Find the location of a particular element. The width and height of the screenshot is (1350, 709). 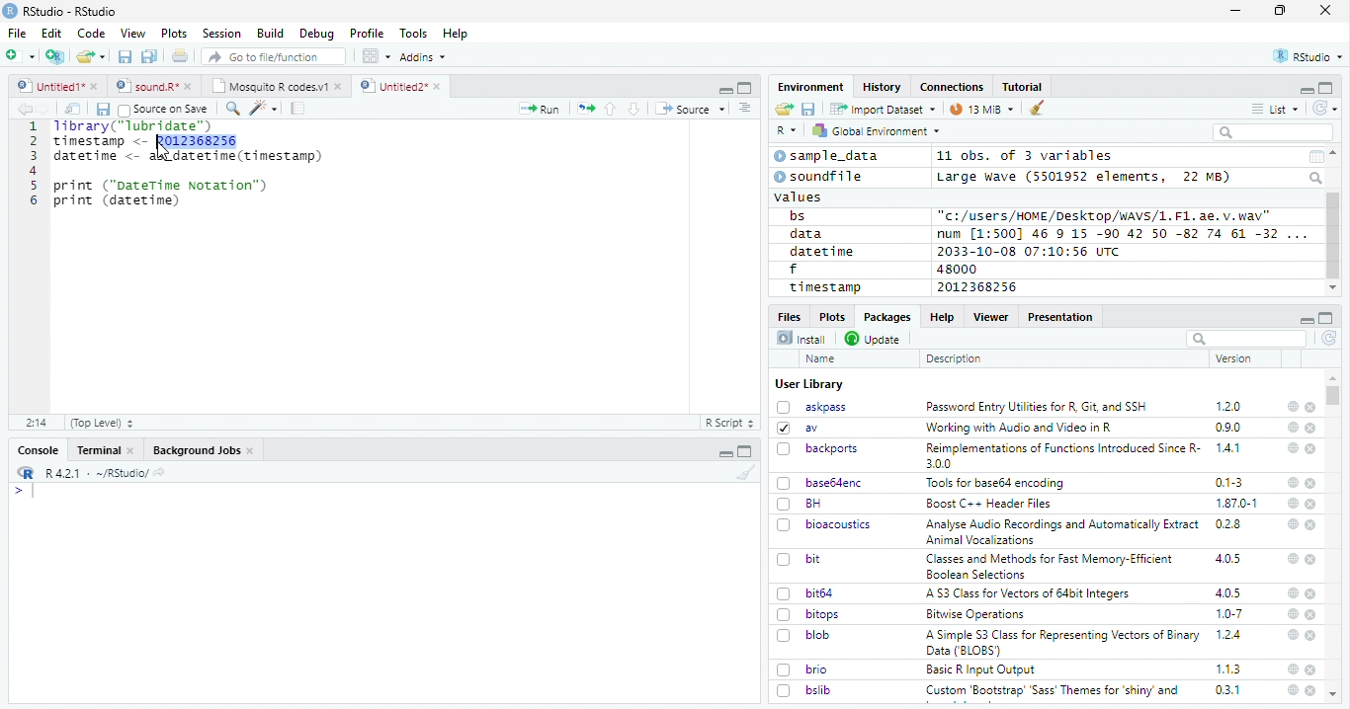

Untitled1* is located at coordinates (56, 87).